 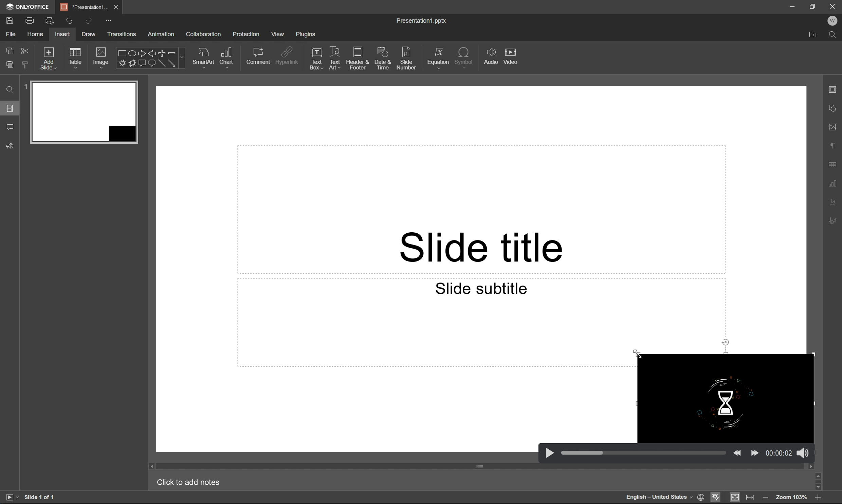 I want to click on text art, so click(x=336, y=57).